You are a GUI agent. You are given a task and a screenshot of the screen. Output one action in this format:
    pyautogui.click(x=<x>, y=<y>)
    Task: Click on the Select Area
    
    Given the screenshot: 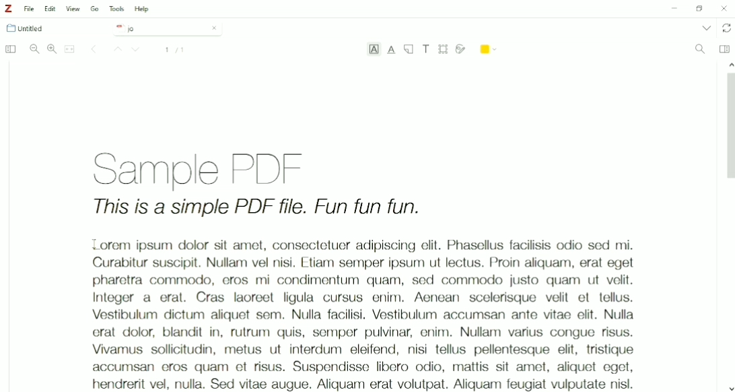 What is the action you would take?
    pyautogui.click(x=444, y=48)
    